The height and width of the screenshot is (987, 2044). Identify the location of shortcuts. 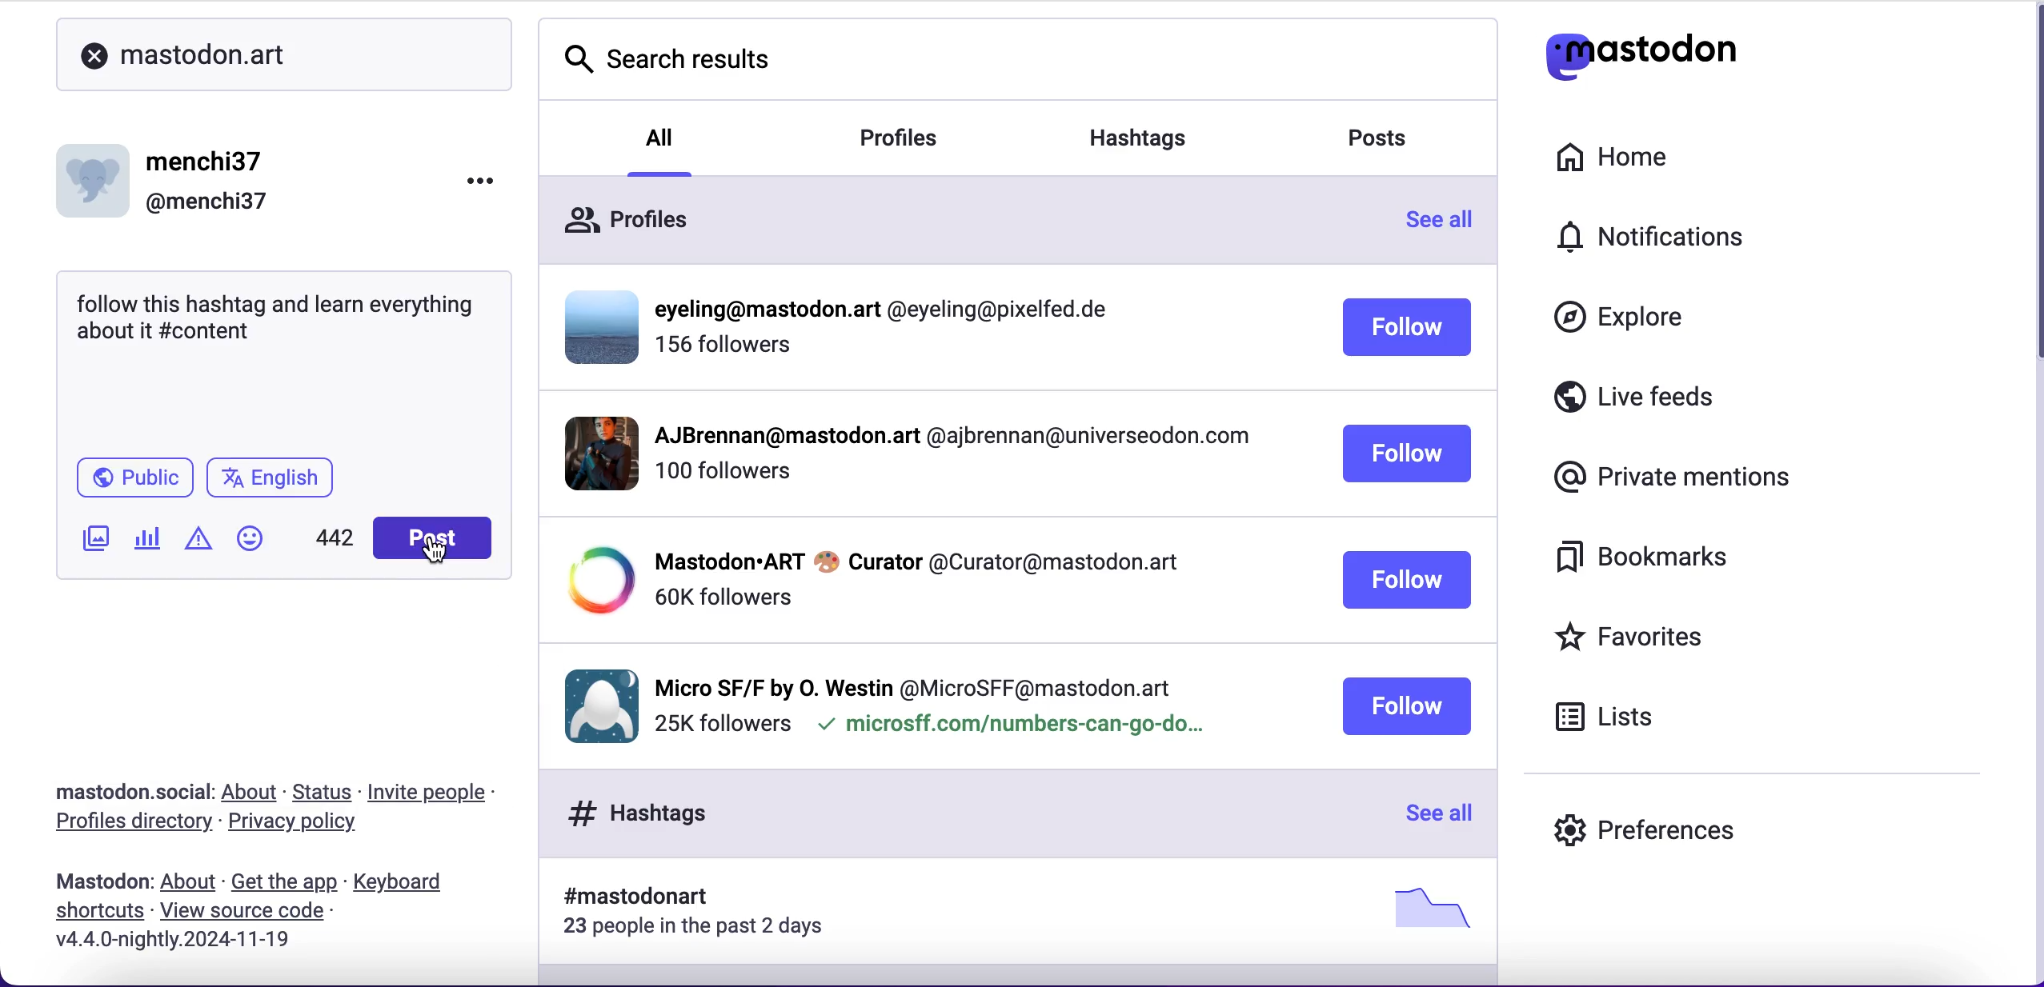
(94, 914).